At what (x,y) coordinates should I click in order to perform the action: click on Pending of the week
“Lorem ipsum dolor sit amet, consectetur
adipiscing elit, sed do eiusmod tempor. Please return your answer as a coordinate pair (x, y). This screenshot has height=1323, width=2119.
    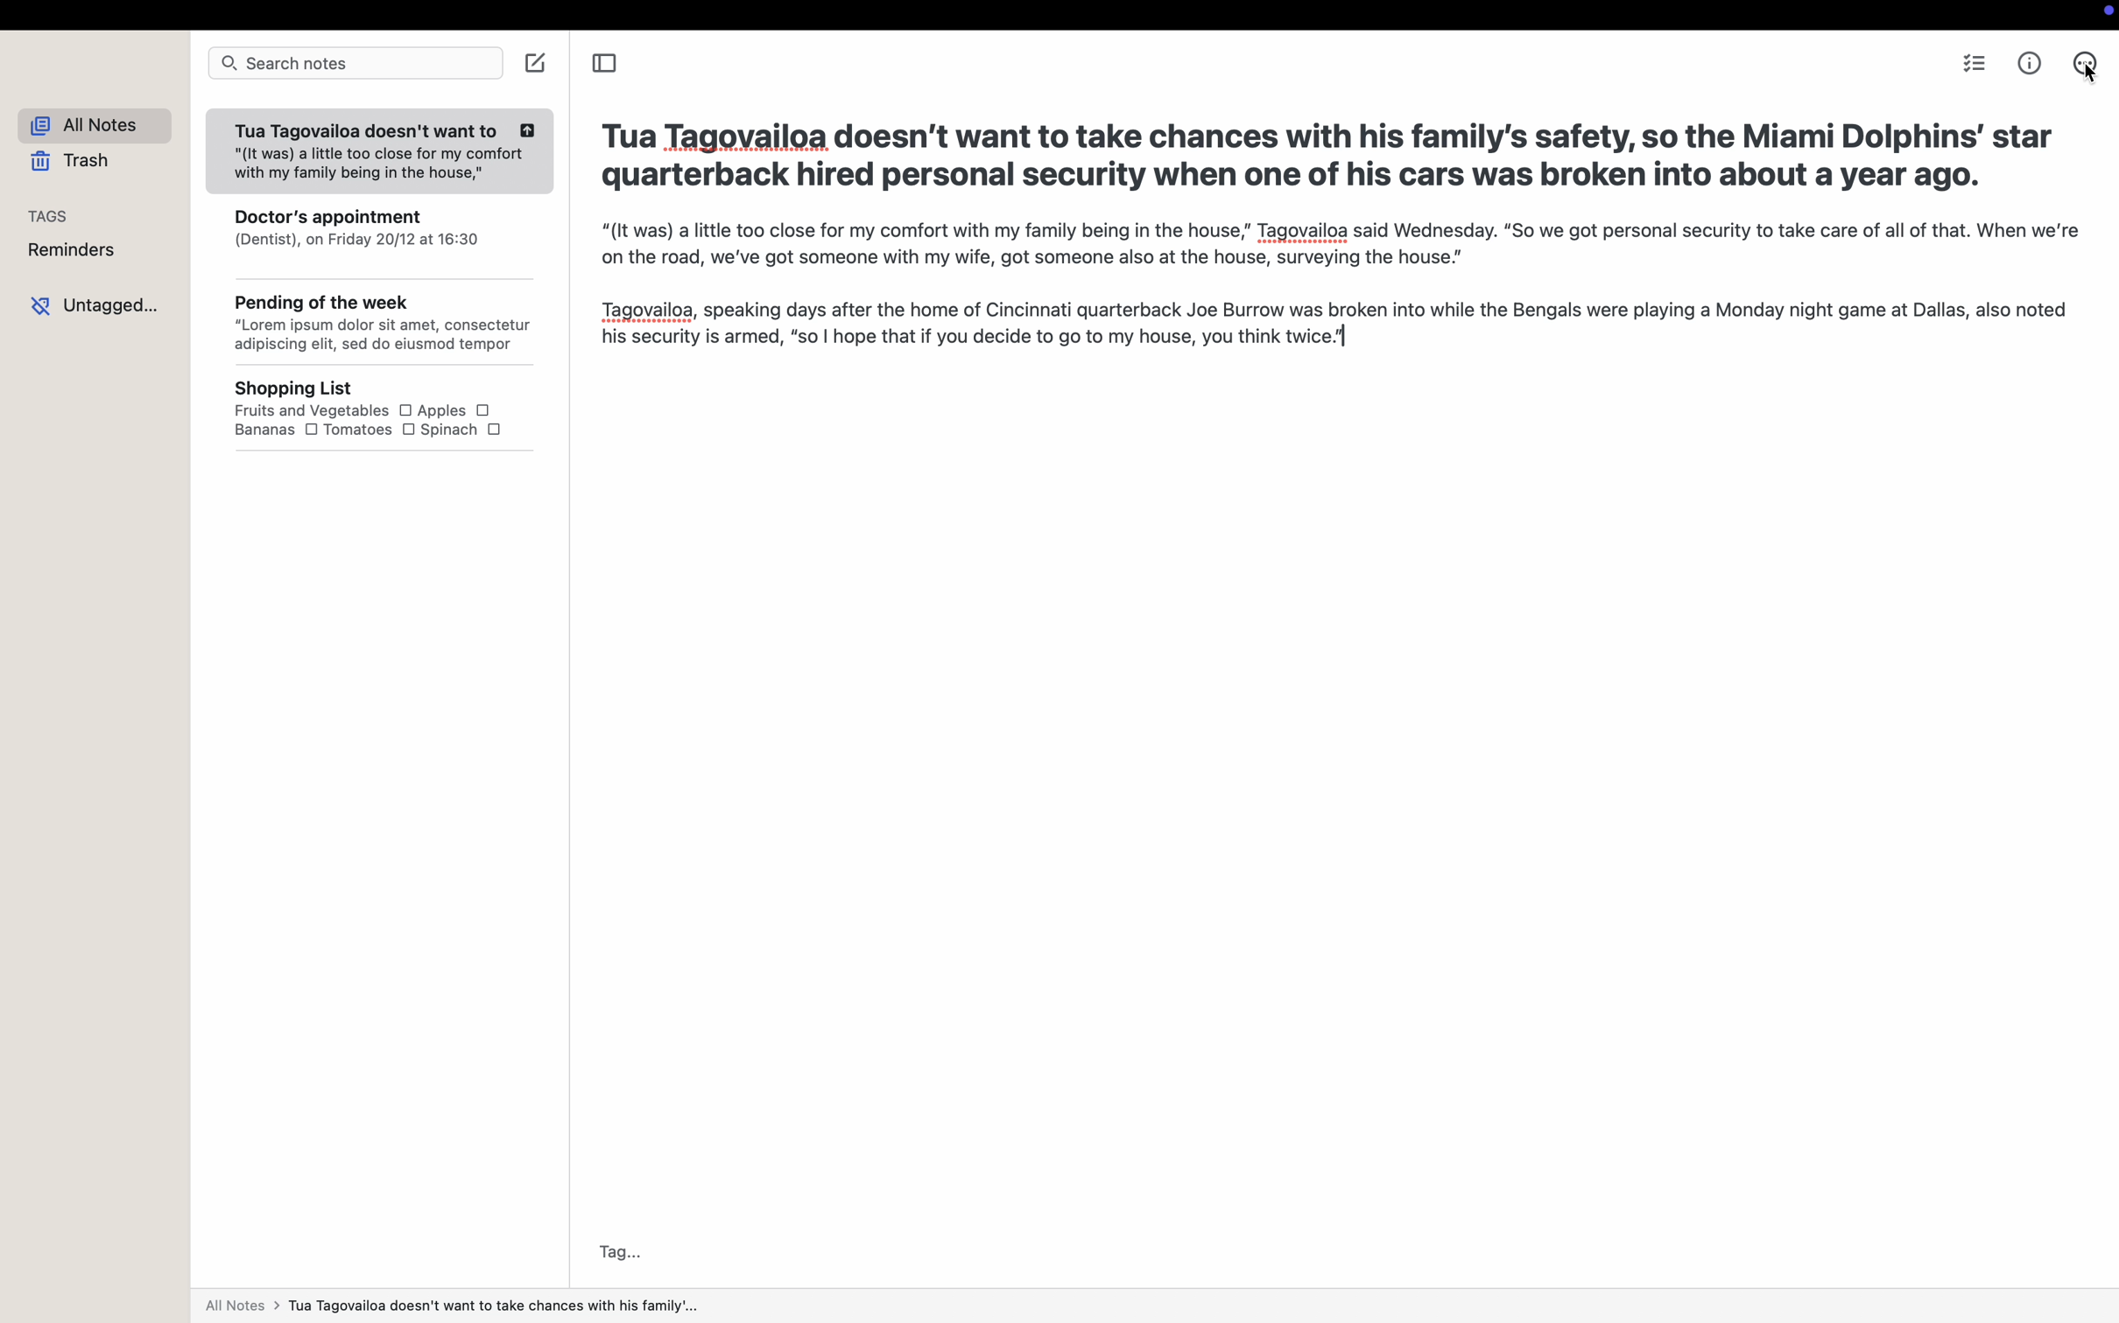
    Looking at the image, I should click on (377, 314).